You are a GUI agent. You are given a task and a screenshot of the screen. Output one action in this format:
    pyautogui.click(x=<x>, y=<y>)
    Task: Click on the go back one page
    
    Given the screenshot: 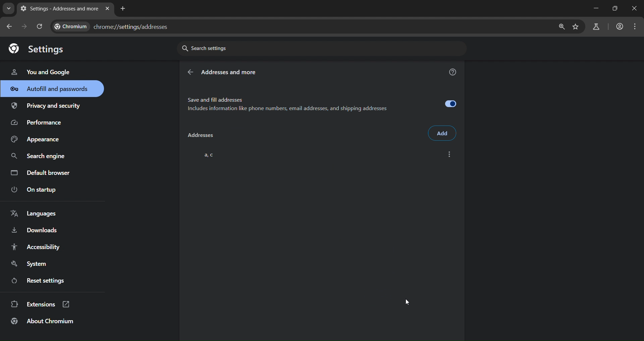 What is the action you would take?
    pyautogui.click(x=10, y=26)
    